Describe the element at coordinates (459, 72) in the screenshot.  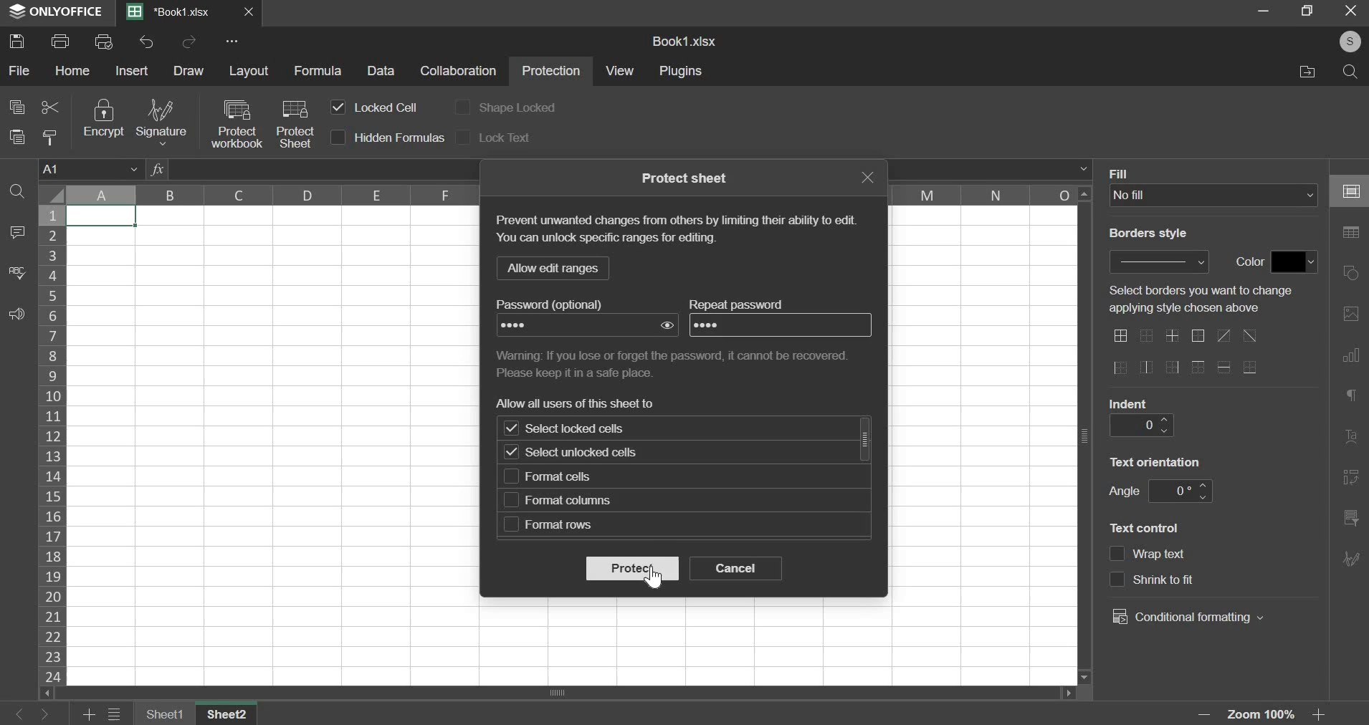
I see `collaboration` at that location.